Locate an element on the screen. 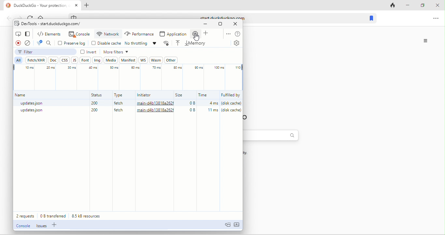 The height and width of the screenshot is (235, 445). 0B is located at coordinates (192, 104).